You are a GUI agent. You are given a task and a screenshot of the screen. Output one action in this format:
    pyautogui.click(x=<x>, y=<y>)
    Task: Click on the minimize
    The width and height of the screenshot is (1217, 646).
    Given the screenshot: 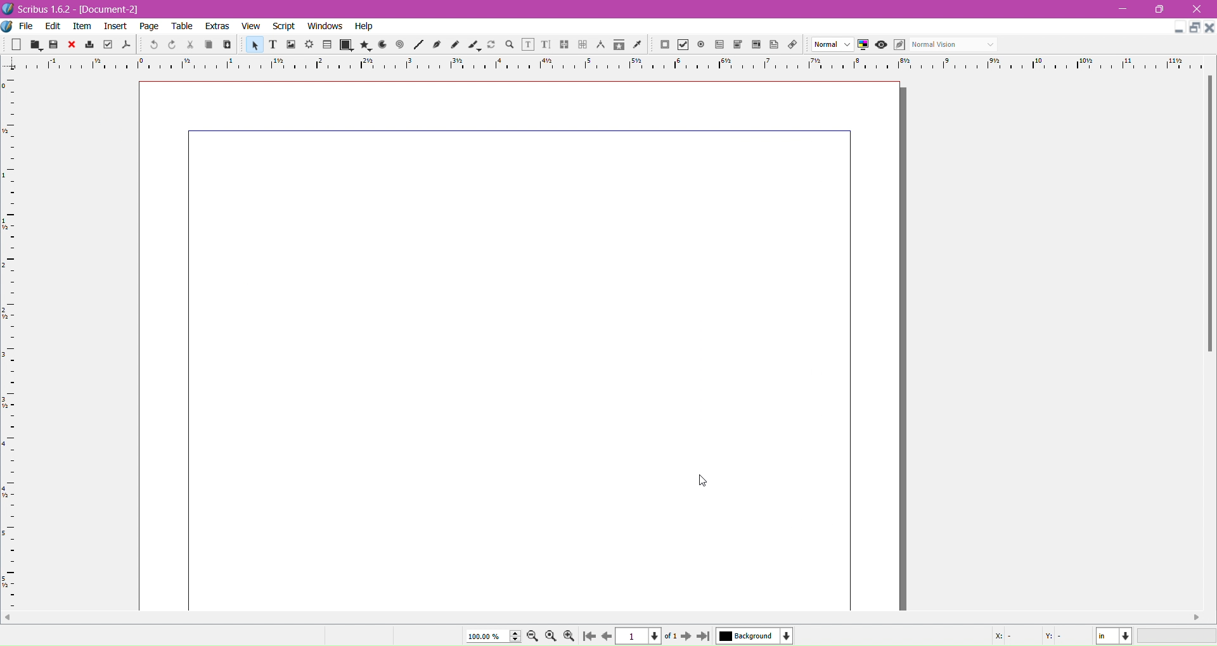 What is the action you would take?
    pyautogui.click(x=1173, y=28)
    